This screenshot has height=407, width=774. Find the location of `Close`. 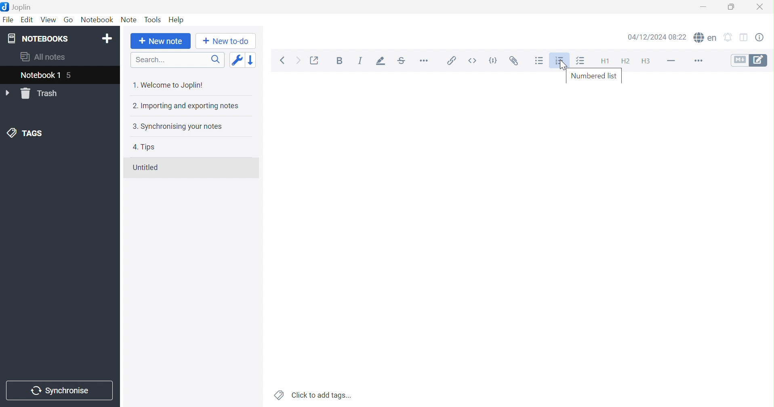

Close is located at coordinates (761, 6).